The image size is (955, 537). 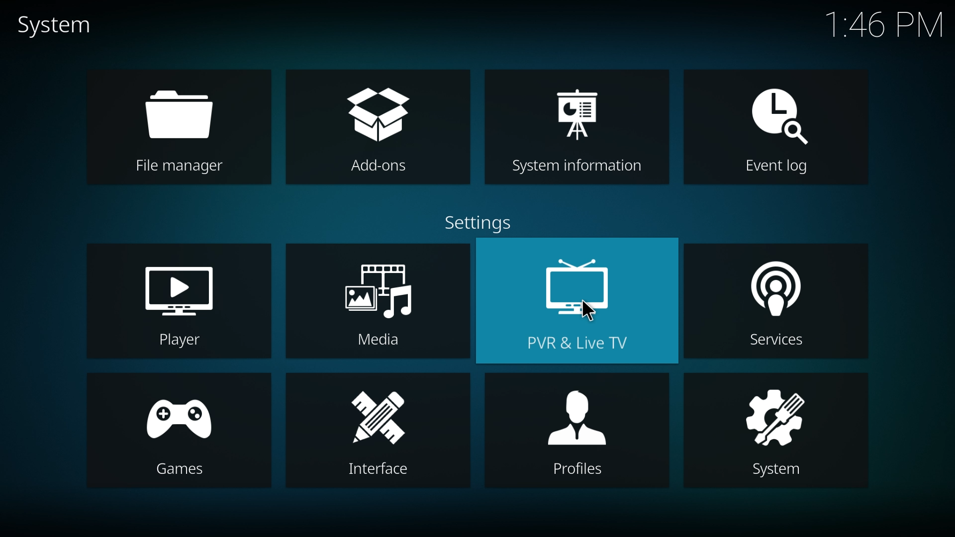 I want to click on media, so click(x=379, y=300).